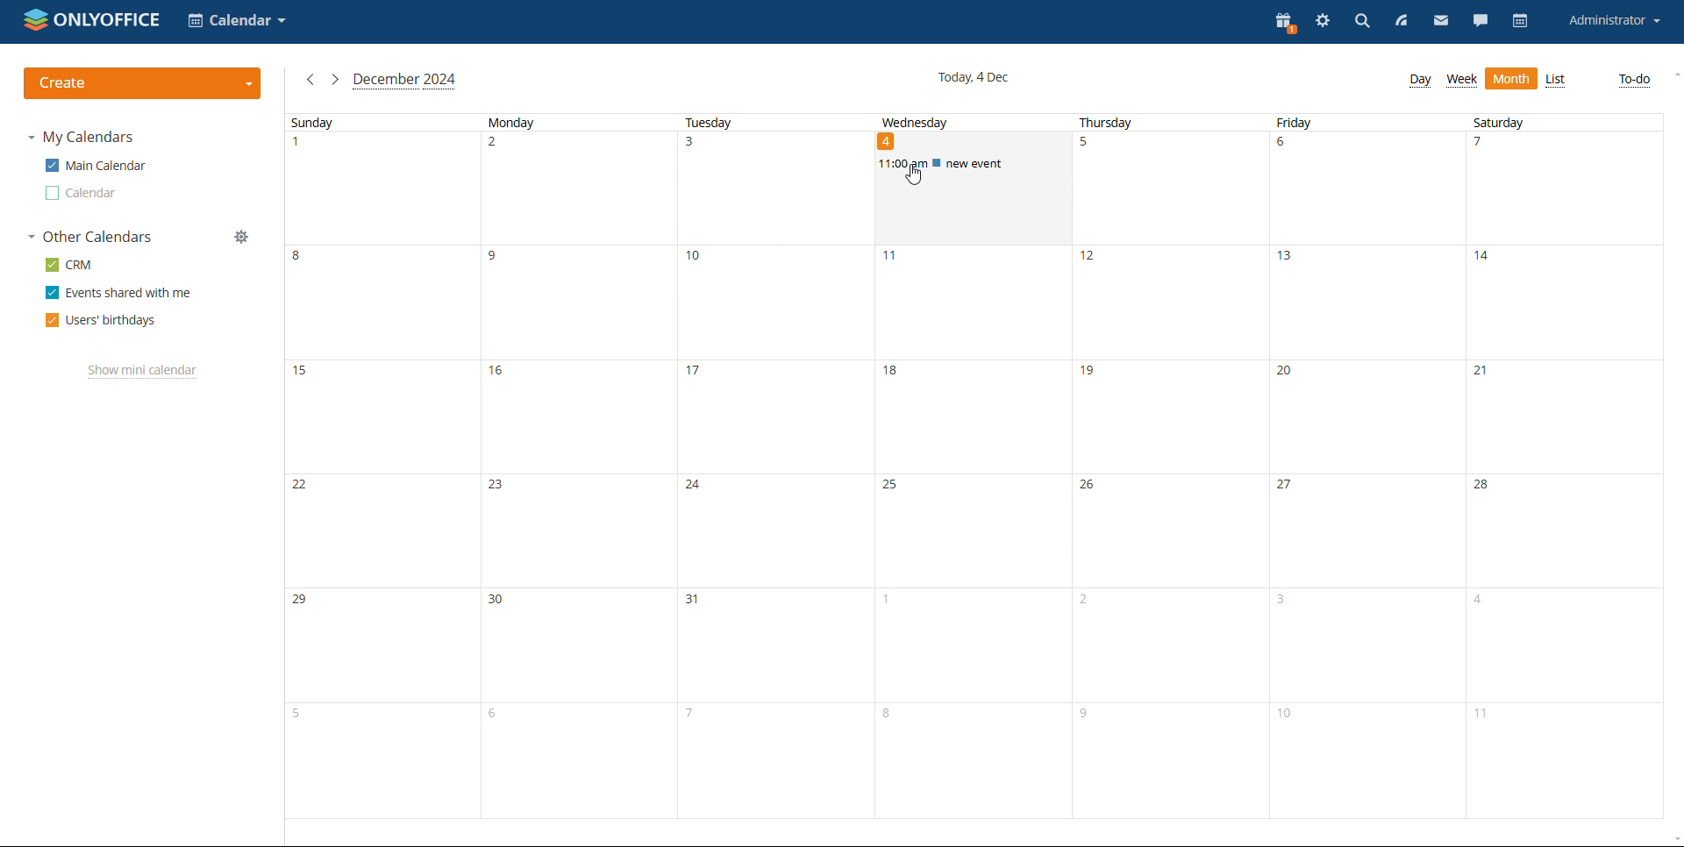  What do you see at coordinates (1167, 465) in the screenshot?
I see `thursday` at bounding box center [1167, 465].